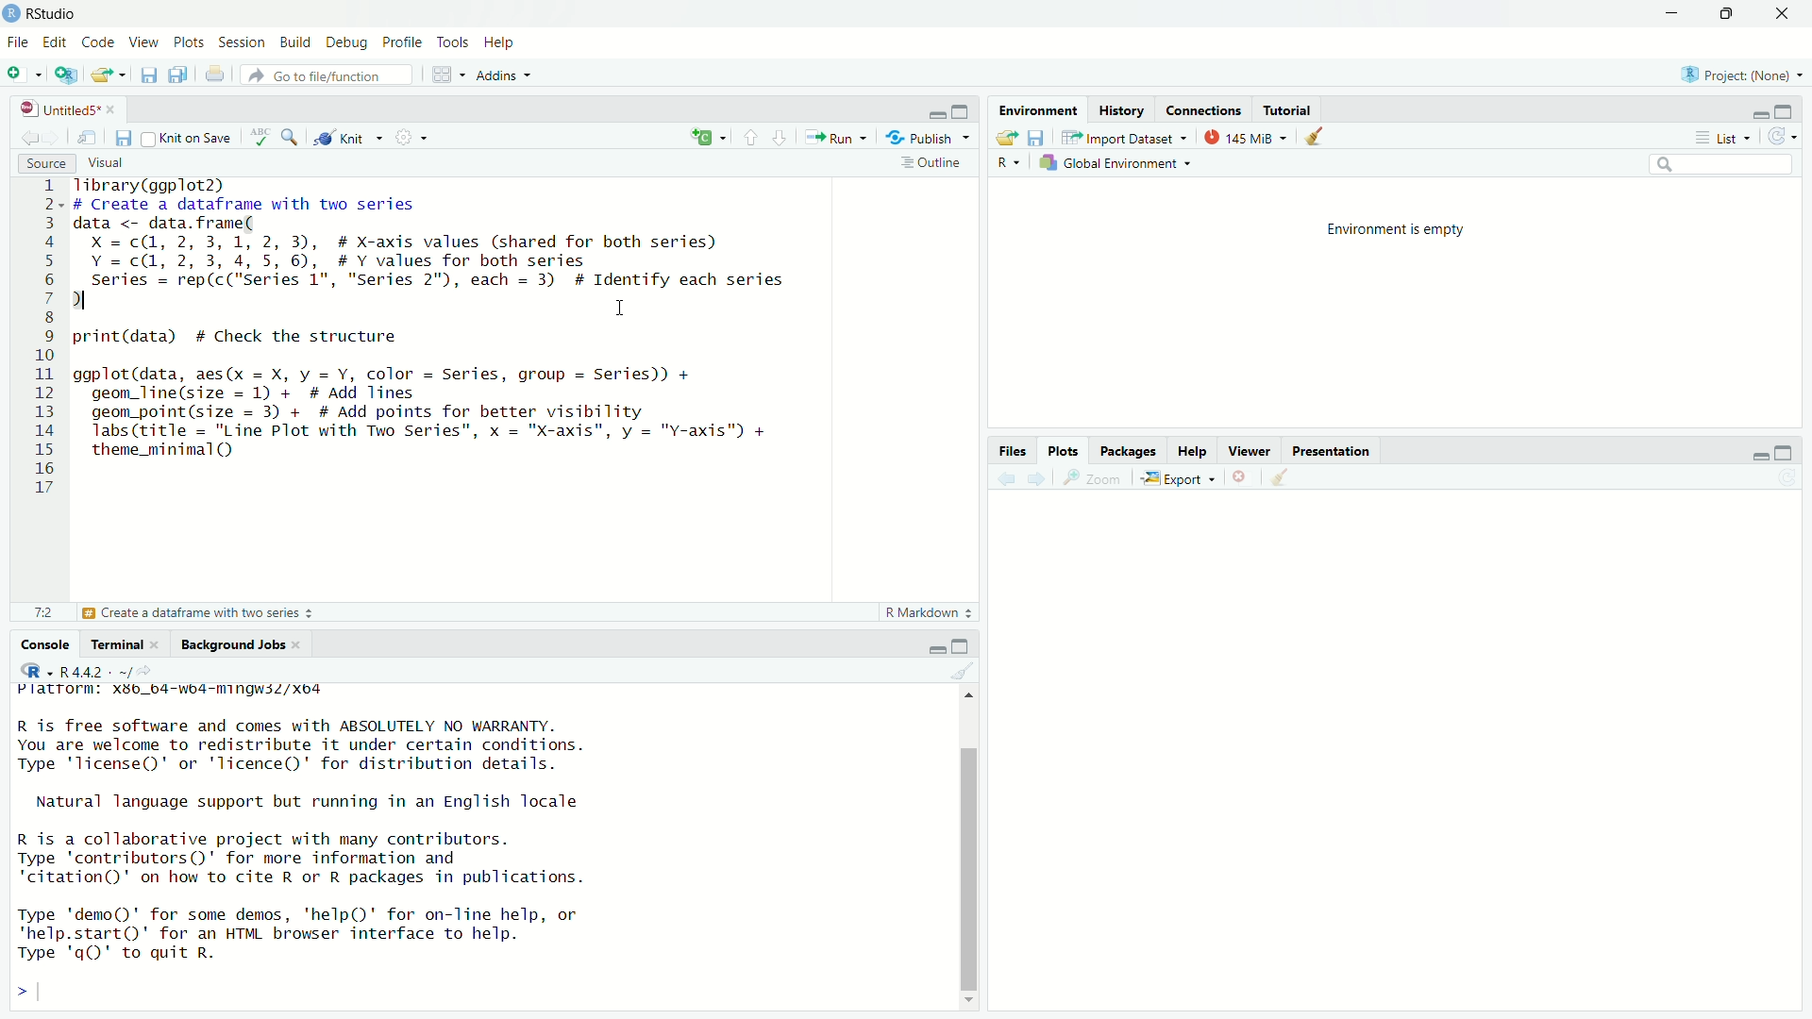  I want to click on Addns, so click(509, 78).